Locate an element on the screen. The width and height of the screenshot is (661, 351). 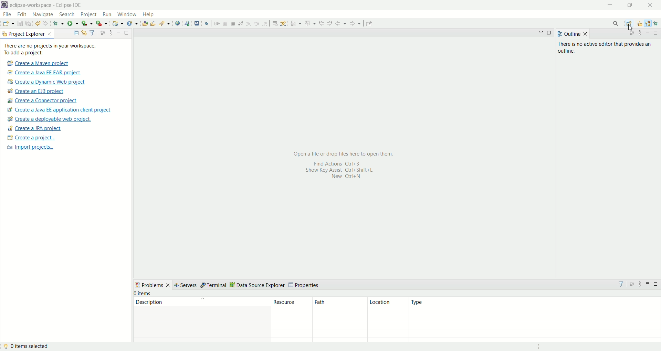
location is located at coordinates (388, 319).